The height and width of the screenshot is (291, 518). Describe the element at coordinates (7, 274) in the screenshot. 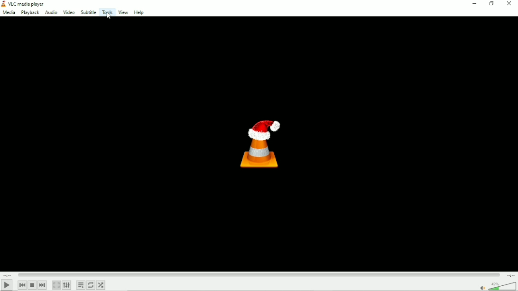

I see `Elapsed time` at that location.